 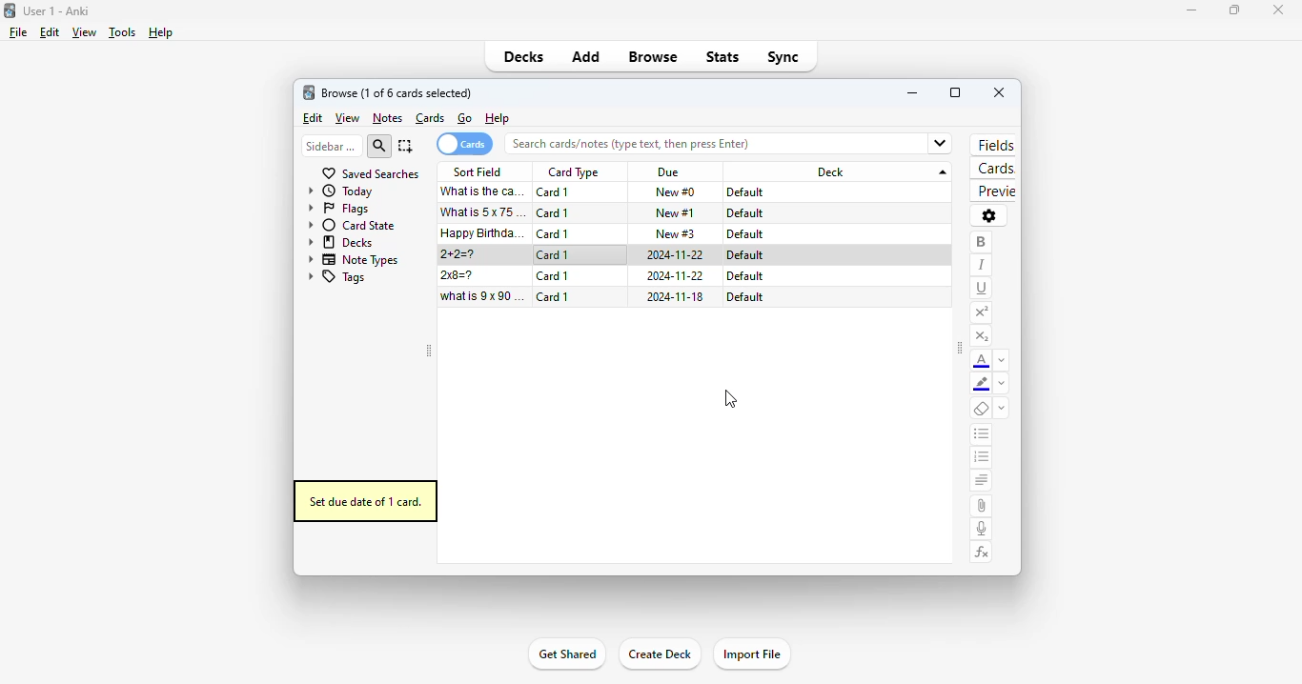 I want to click on text color, so click(x=982, y=361).